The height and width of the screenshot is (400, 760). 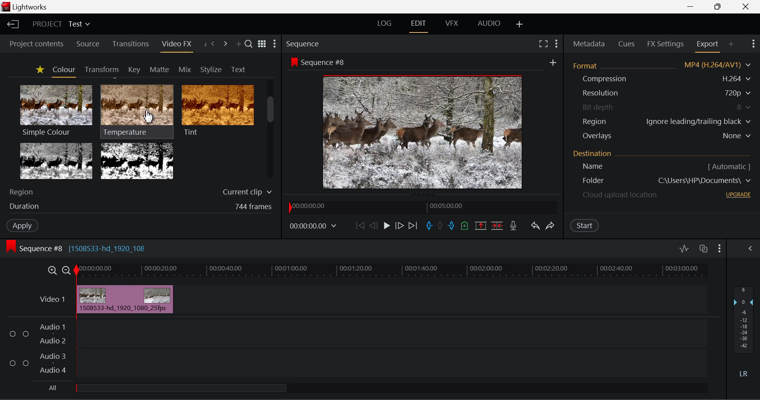 I want to click on Restore Down, so click(x=691, y=6).